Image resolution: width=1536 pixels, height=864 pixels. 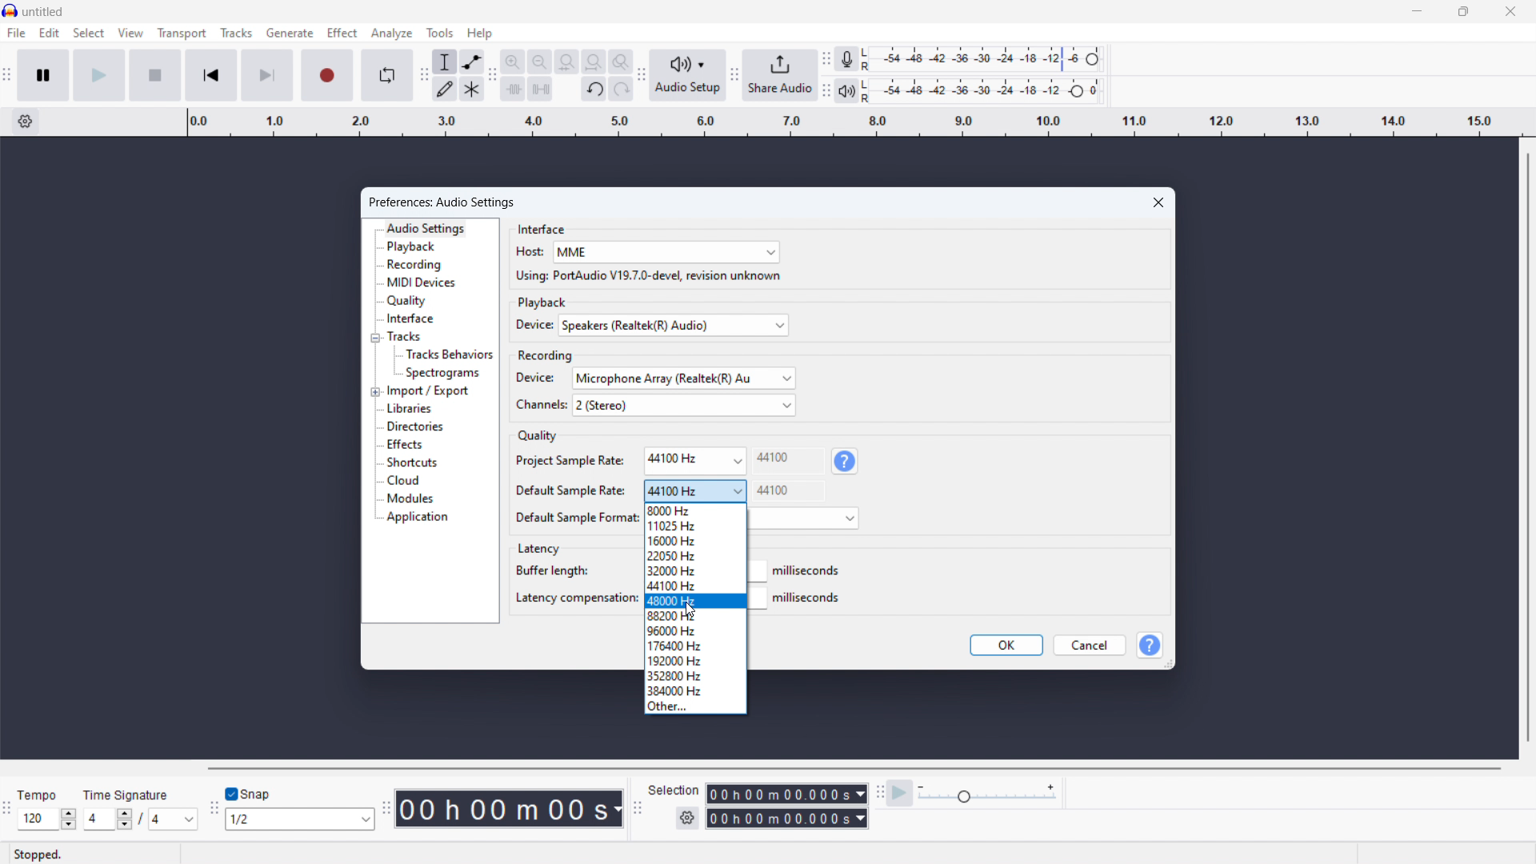 What do you see at coordinates (683, 405) in the screenshot?
I see `channels` at bounding box center [683, 405].